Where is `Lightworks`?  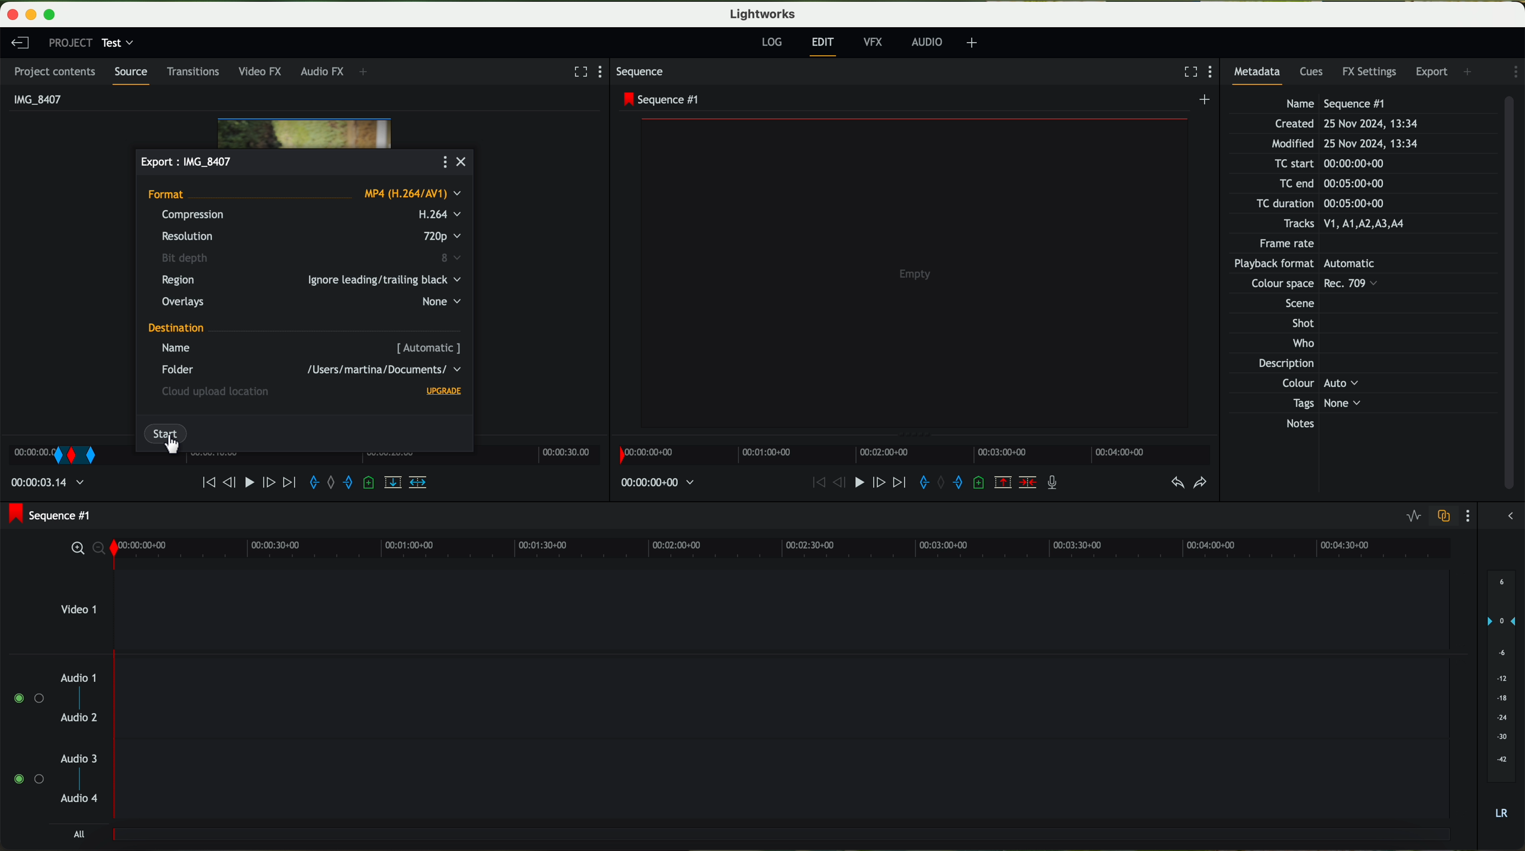 Lightworks is located at coordinates (761, 14).